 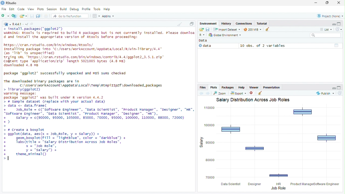 What do you see at coordinates (4, 9) in the screenshot?
I see `File` at bounding box center [4, 9].